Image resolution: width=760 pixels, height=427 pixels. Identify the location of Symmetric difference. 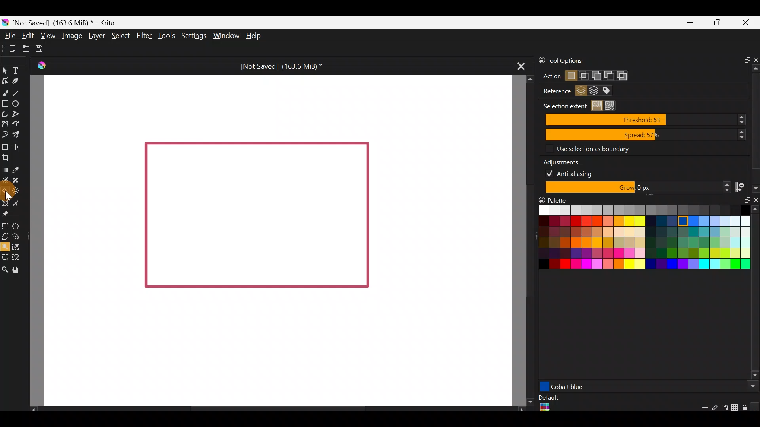
(625, 76).